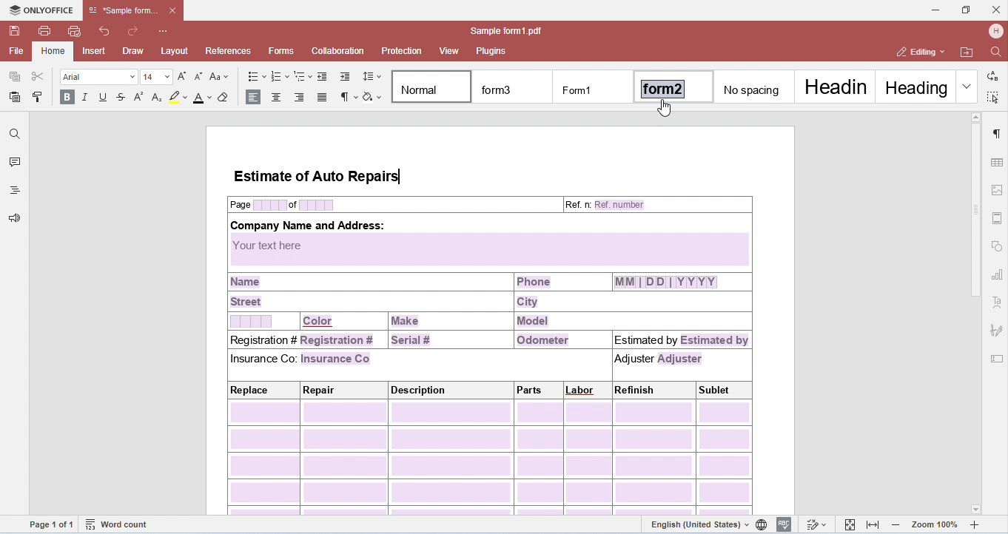 Image resolution: width=1008 pixels, height=534 pixels. I want to click on fit to page, so click(851, 524).